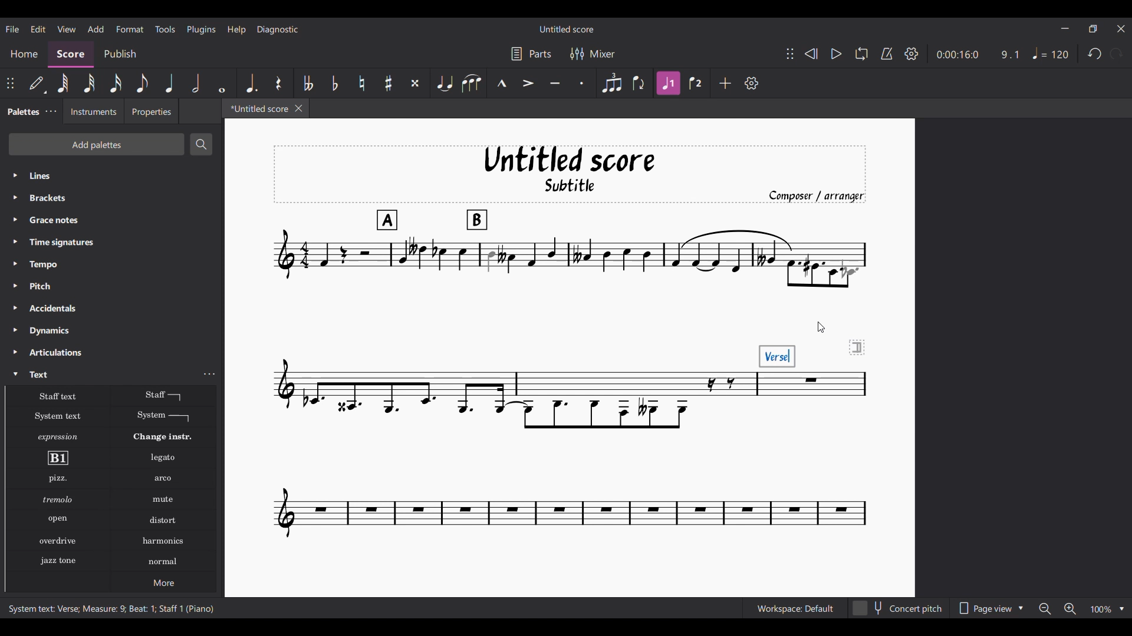 This screenshot has height=636, width=1132. Describe the element at coordinates (163, 582) in the screenshot. I see `More options` at that location.